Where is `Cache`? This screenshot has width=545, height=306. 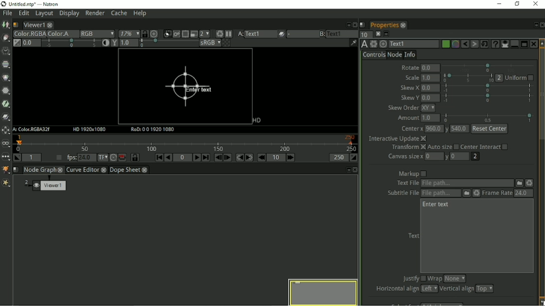 Cache is located at coordinates (119, 13).